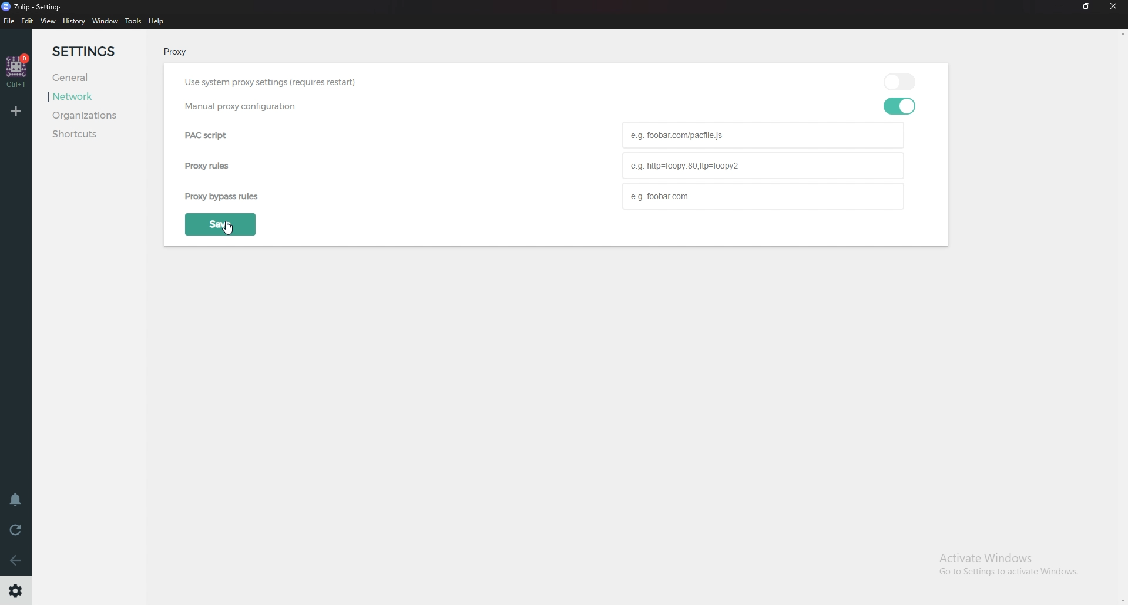 The width and height of the screenshot is (1128, 605). What do you see at coordinates (288, 81) in the screenshot?
I see `Use system proxy settings` at bounding box center [288, 81].